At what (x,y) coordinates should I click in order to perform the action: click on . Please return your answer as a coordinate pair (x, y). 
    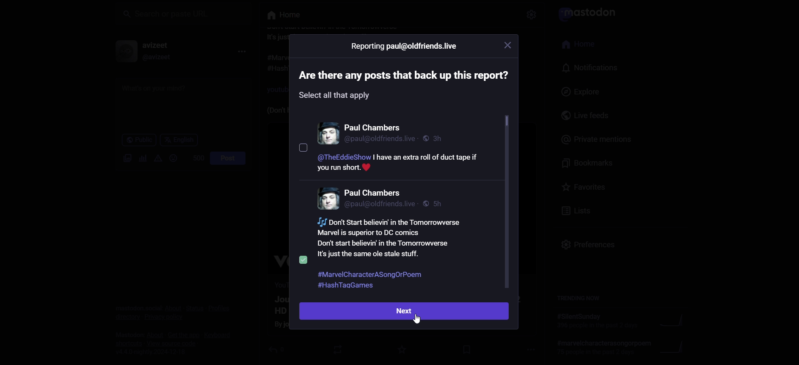
    Looking at the image, I should click on (375, 193).